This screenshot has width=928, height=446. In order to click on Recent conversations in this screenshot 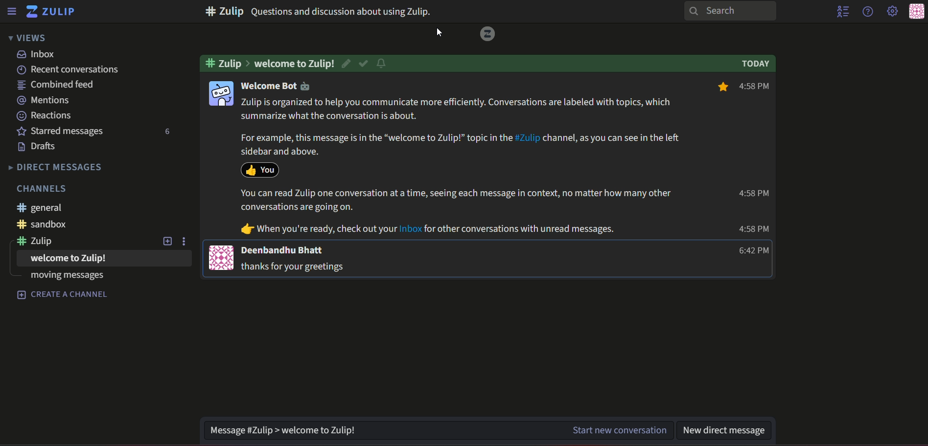, I will do `click(72, 70)`.